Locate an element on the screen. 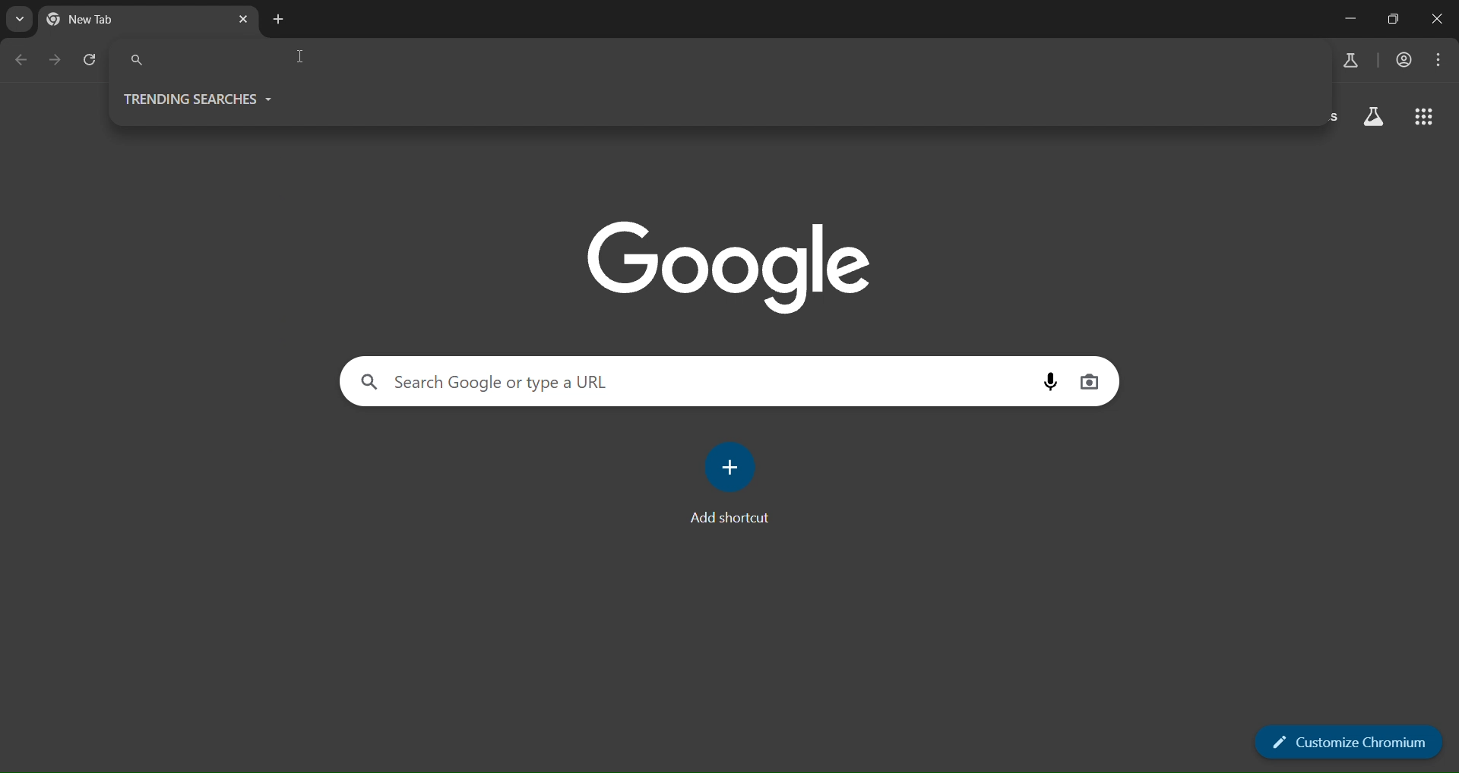  add shortcut is located at coordinates (734, 484).